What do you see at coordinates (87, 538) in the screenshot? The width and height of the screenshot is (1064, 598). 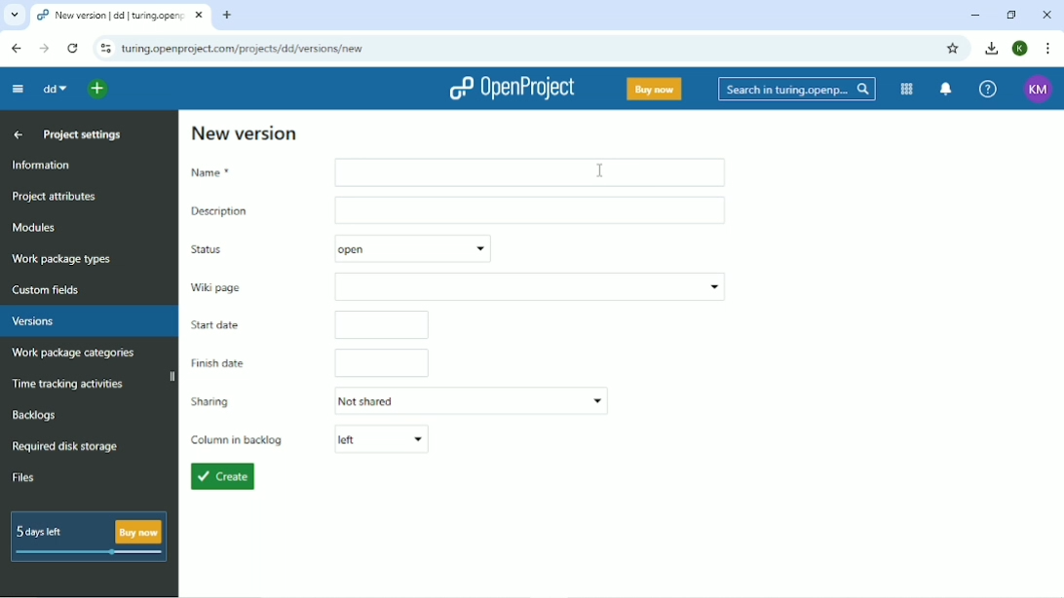 I see `5 days left` at bounding box center [87, 538].